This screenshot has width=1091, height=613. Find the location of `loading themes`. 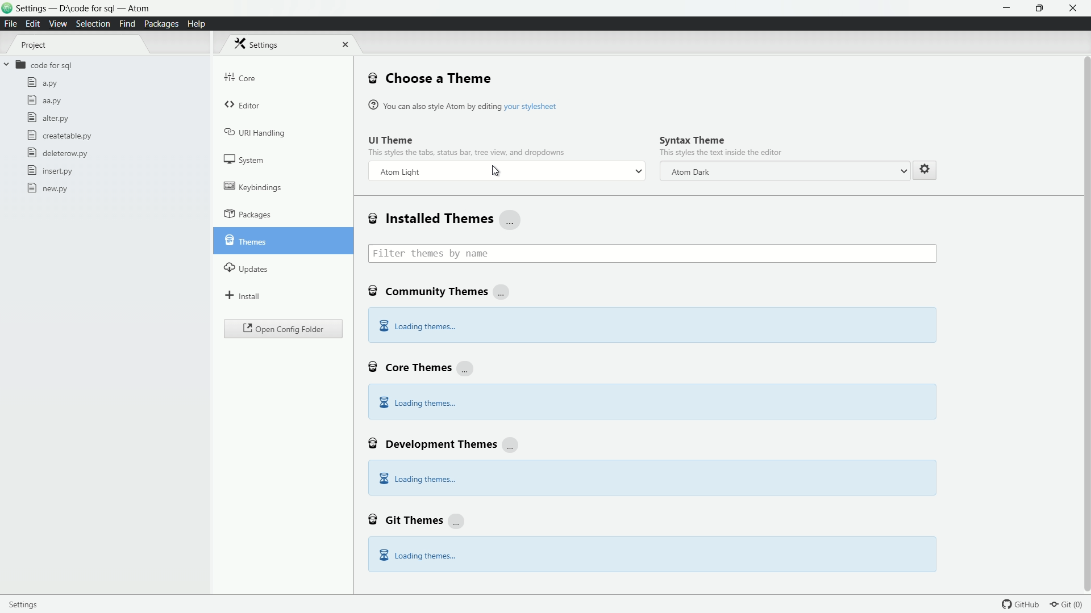

loading themes is located at coordinates (417, 402).